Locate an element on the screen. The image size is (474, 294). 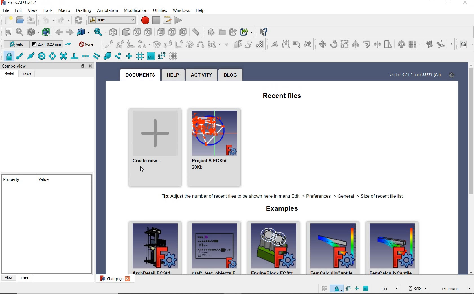
version 0.21.2 build 33771 (Git) is located at coordinates (415, 74).